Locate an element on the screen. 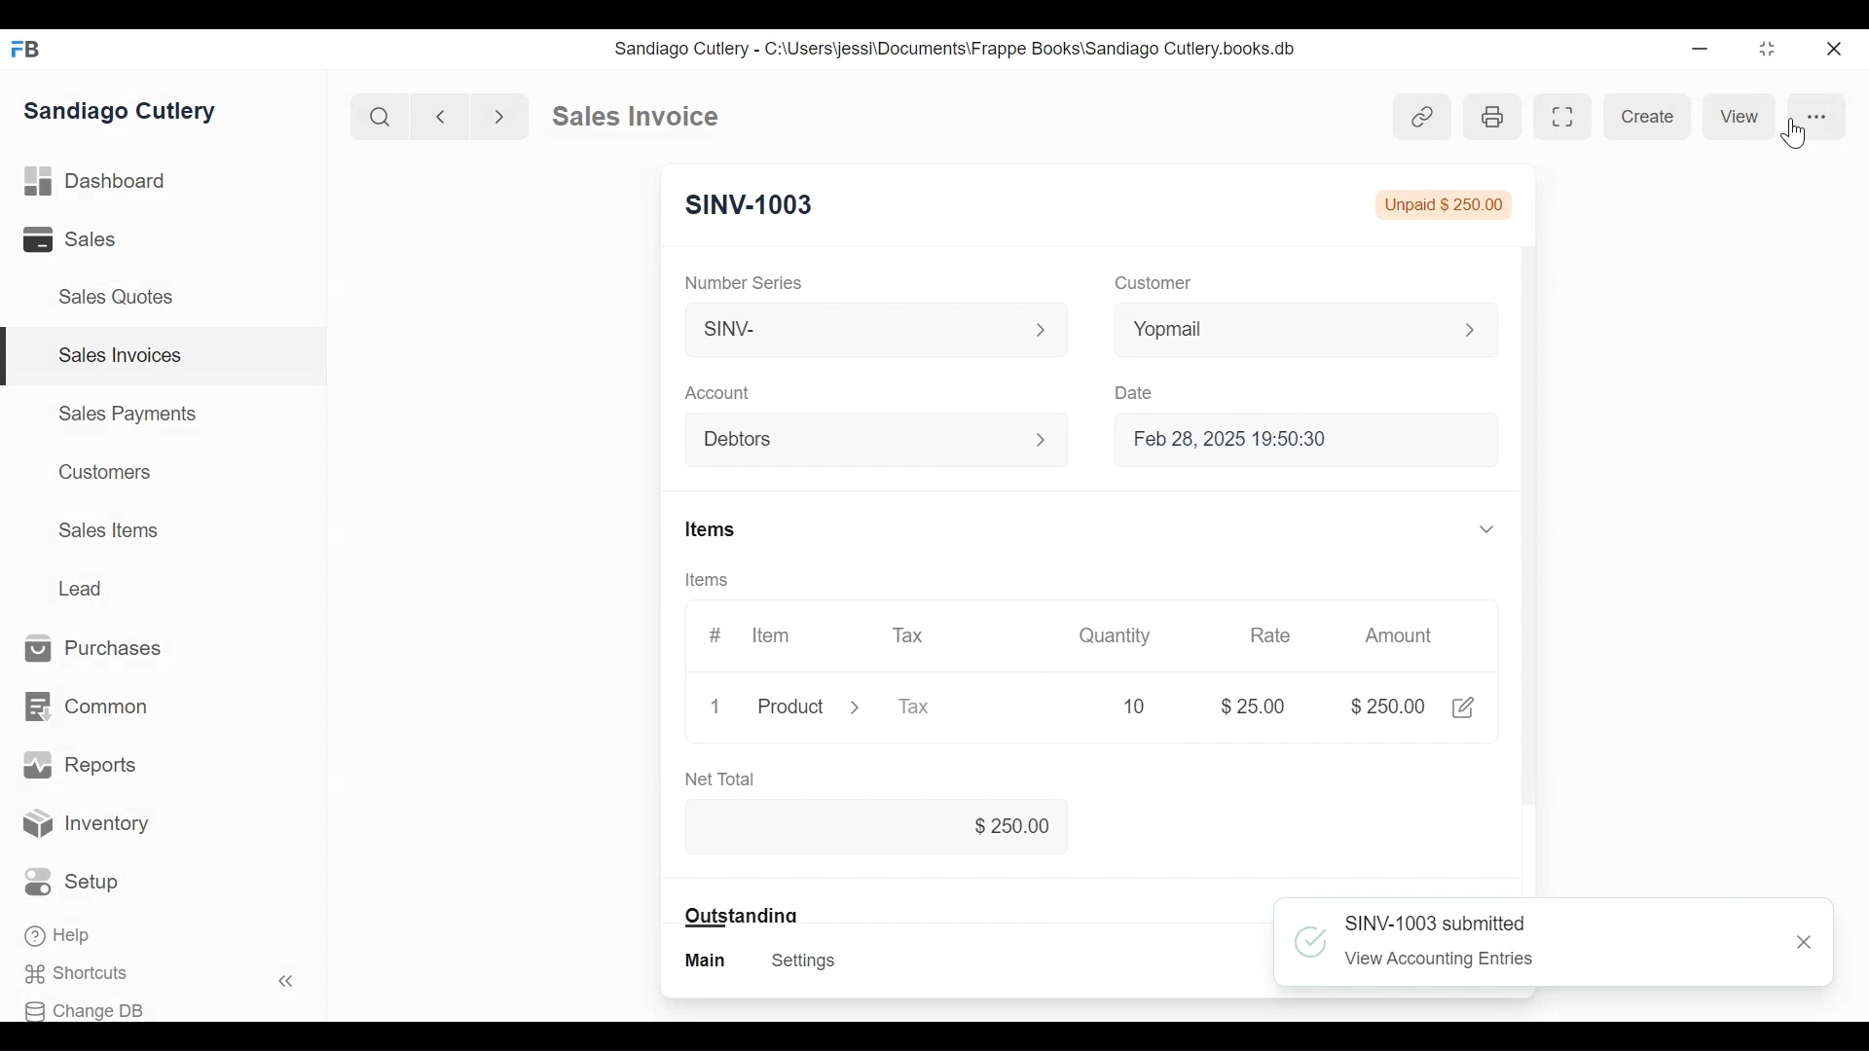 Image resolution: width=1869 pixels, height=1051 pixels. Dashboard is located at coordinates (96, 179).